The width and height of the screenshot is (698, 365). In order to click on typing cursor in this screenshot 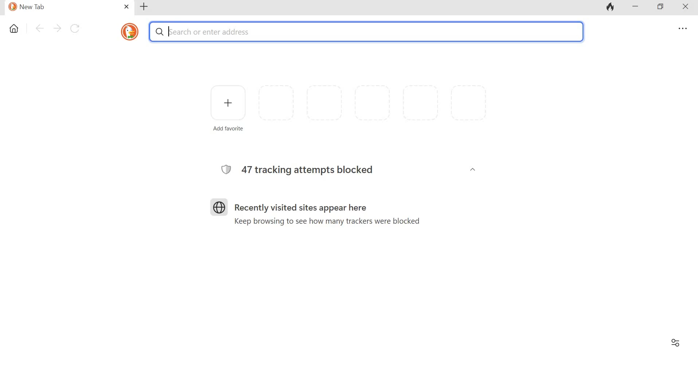, I will do `click(169, 32)`.